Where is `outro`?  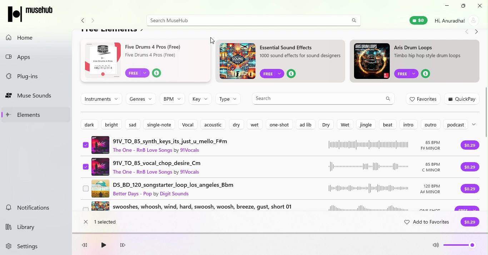 outro is located at coordinates (430, 124).